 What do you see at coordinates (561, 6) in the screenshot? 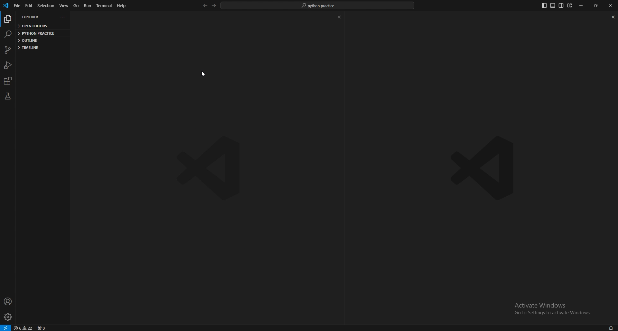
I see `toggle secondary sidebar` at bounding box center [561, 6].